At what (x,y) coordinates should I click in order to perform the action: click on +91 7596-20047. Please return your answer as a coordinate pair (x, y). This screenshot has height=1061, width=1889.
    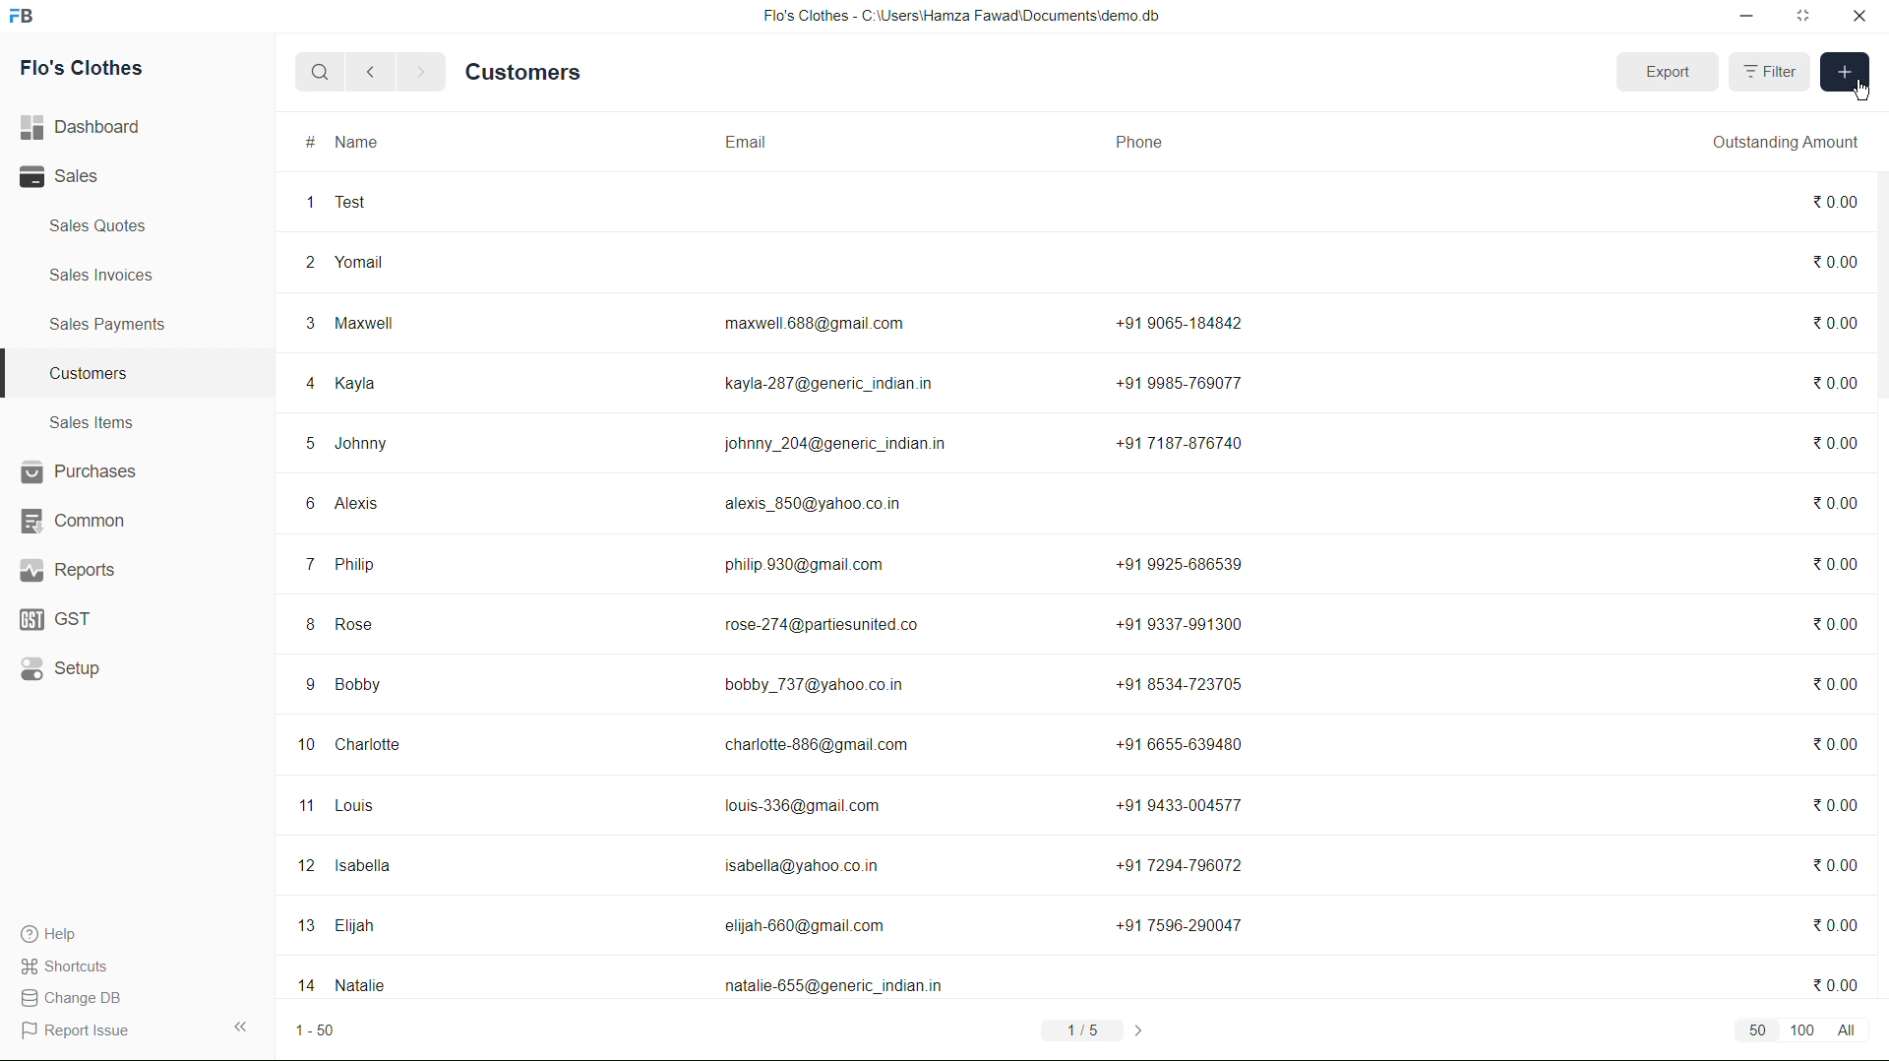
    Looking at the image, I should click on (1209, 923).